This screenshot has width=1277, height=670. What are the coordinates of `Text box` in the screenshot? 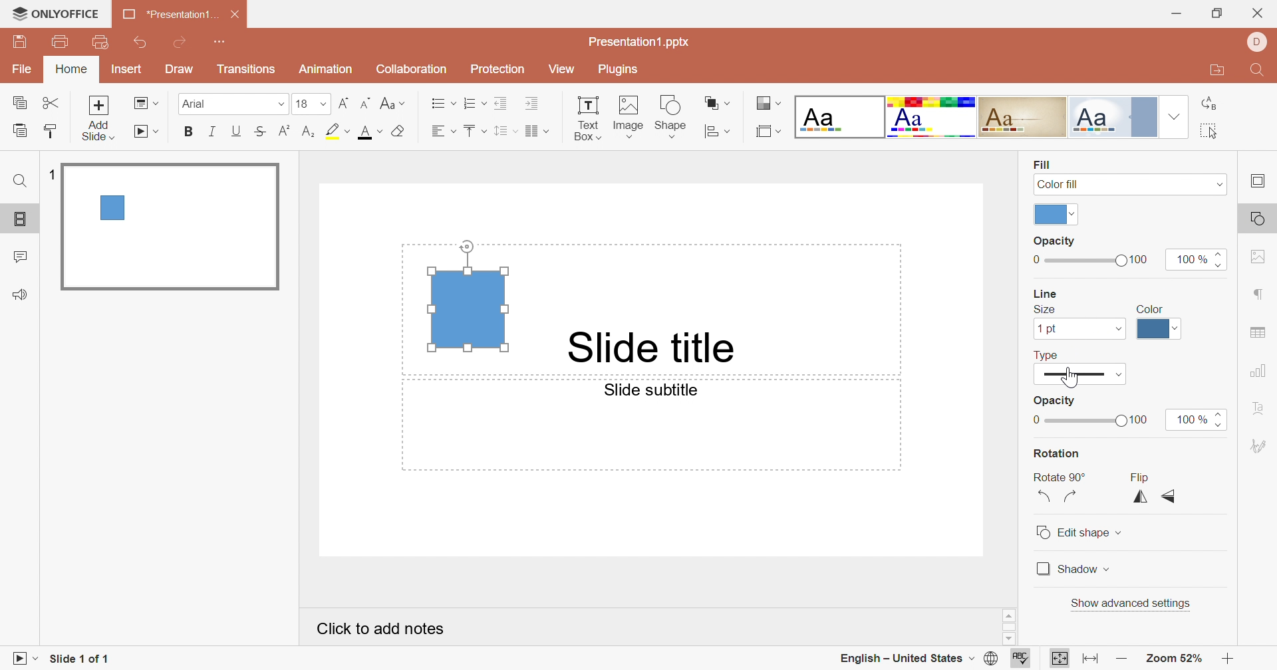 It's located at (466, 297).